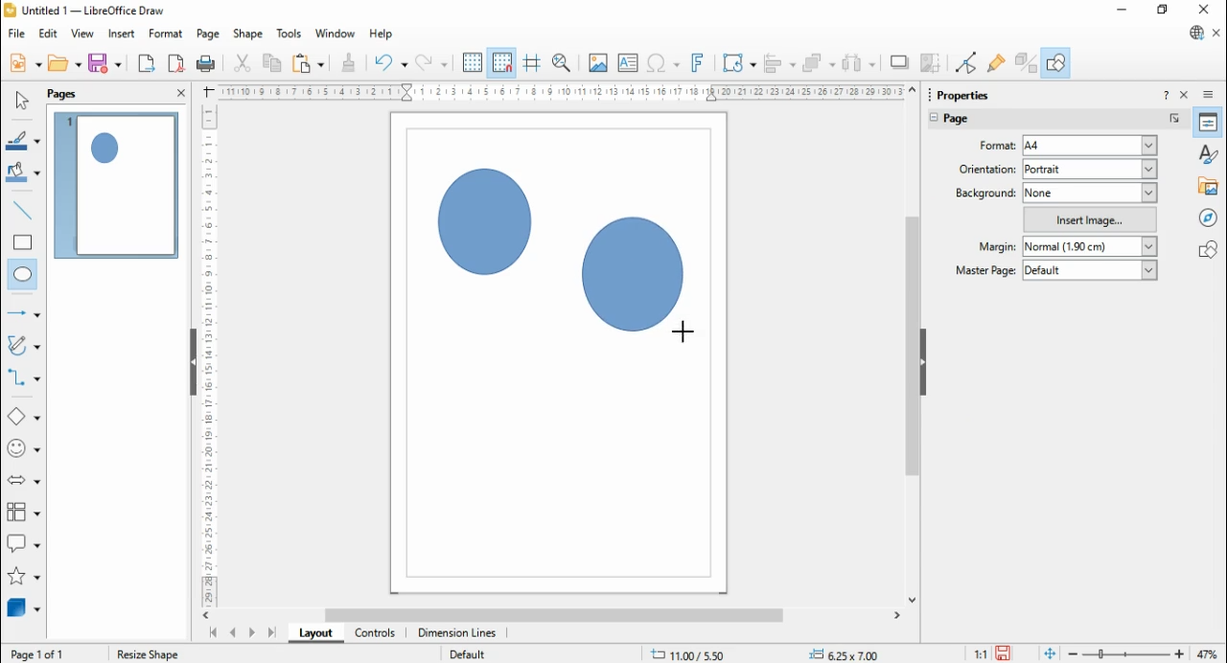  I want to click on close panel, so click(181, 92).